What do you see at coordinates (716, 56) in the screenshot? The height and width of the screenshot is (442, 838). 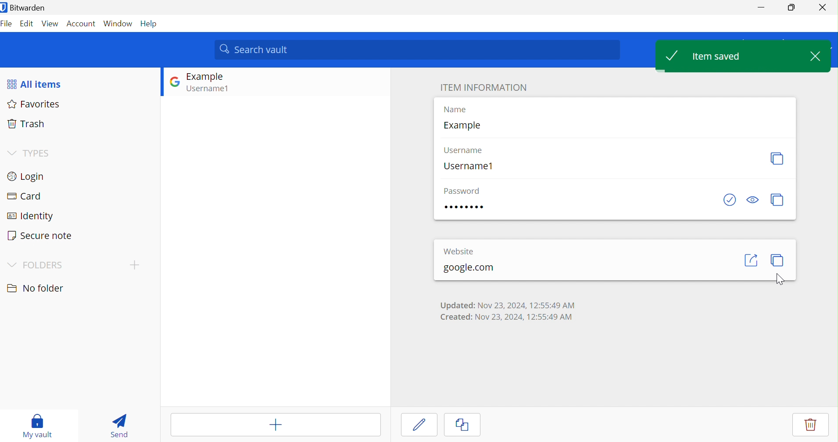 I see `Item saved` at bounding box center [716, 56].